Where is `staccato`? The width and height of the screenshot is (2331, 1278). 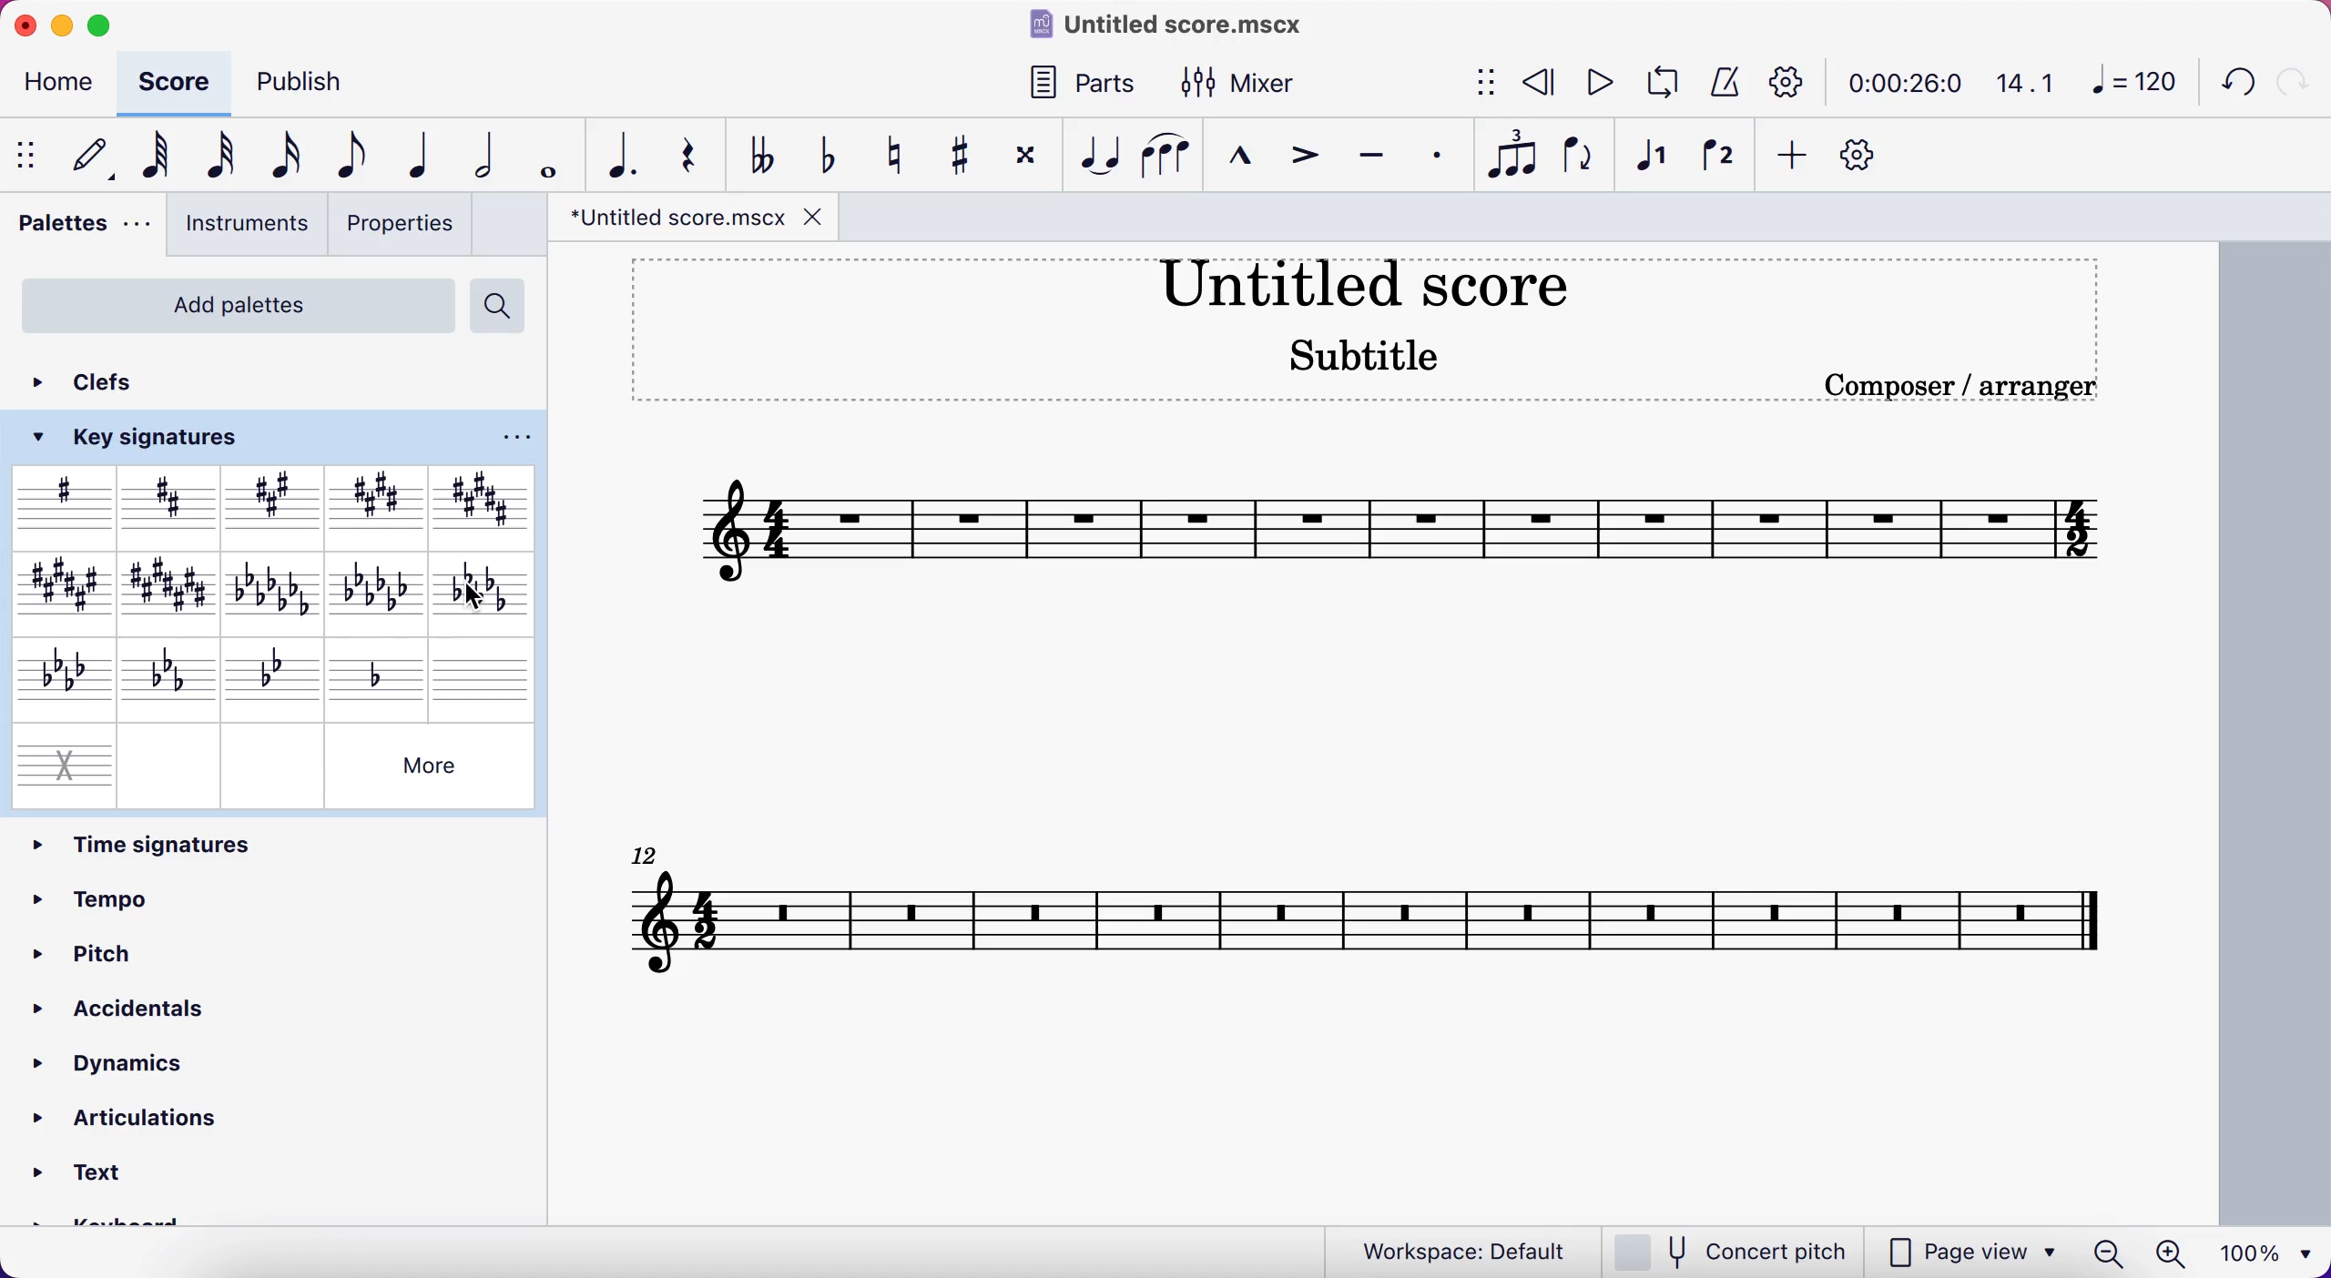 staccato is located at coordinates (1444, 157).